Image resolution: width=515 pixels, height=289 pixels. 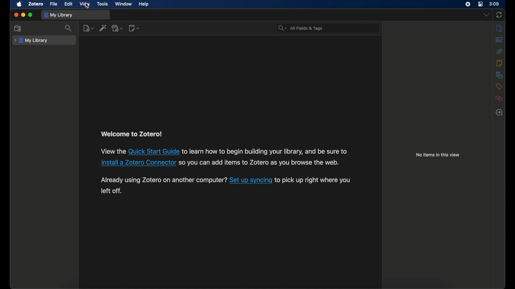 What do you see at coordinates (53, 4) in the screenshot?
I see `file` at bounding box center [53, 4].